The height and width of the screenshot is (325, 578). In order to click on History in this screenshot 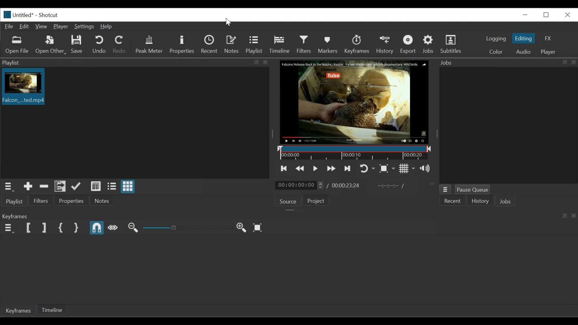, I will do `click(481, 202)`.